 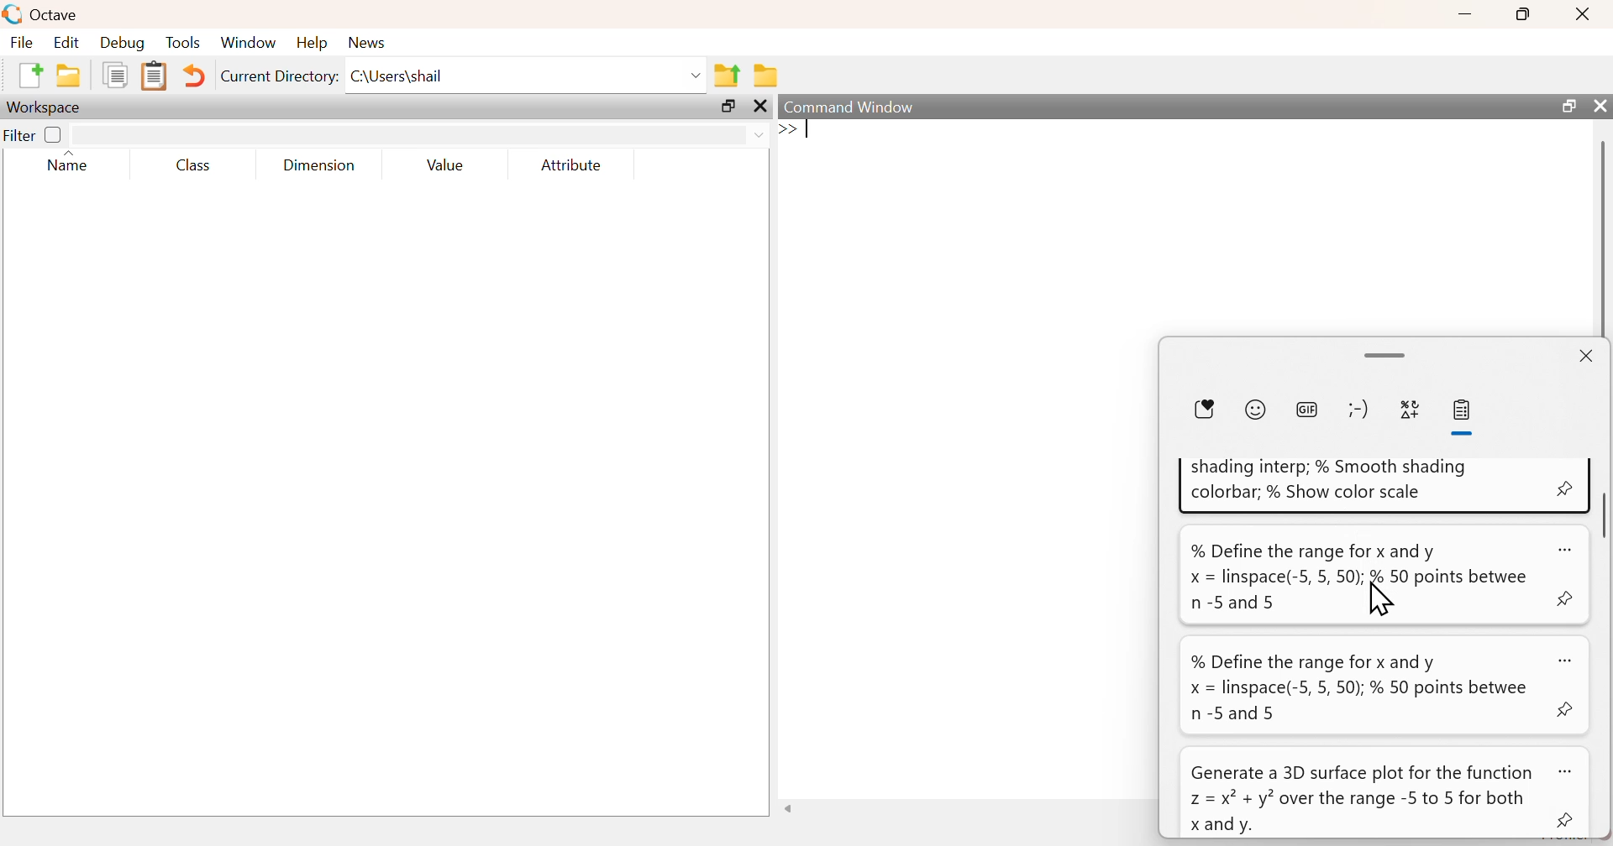 I want to click on Previous Folder, so click(x=727, y=76).